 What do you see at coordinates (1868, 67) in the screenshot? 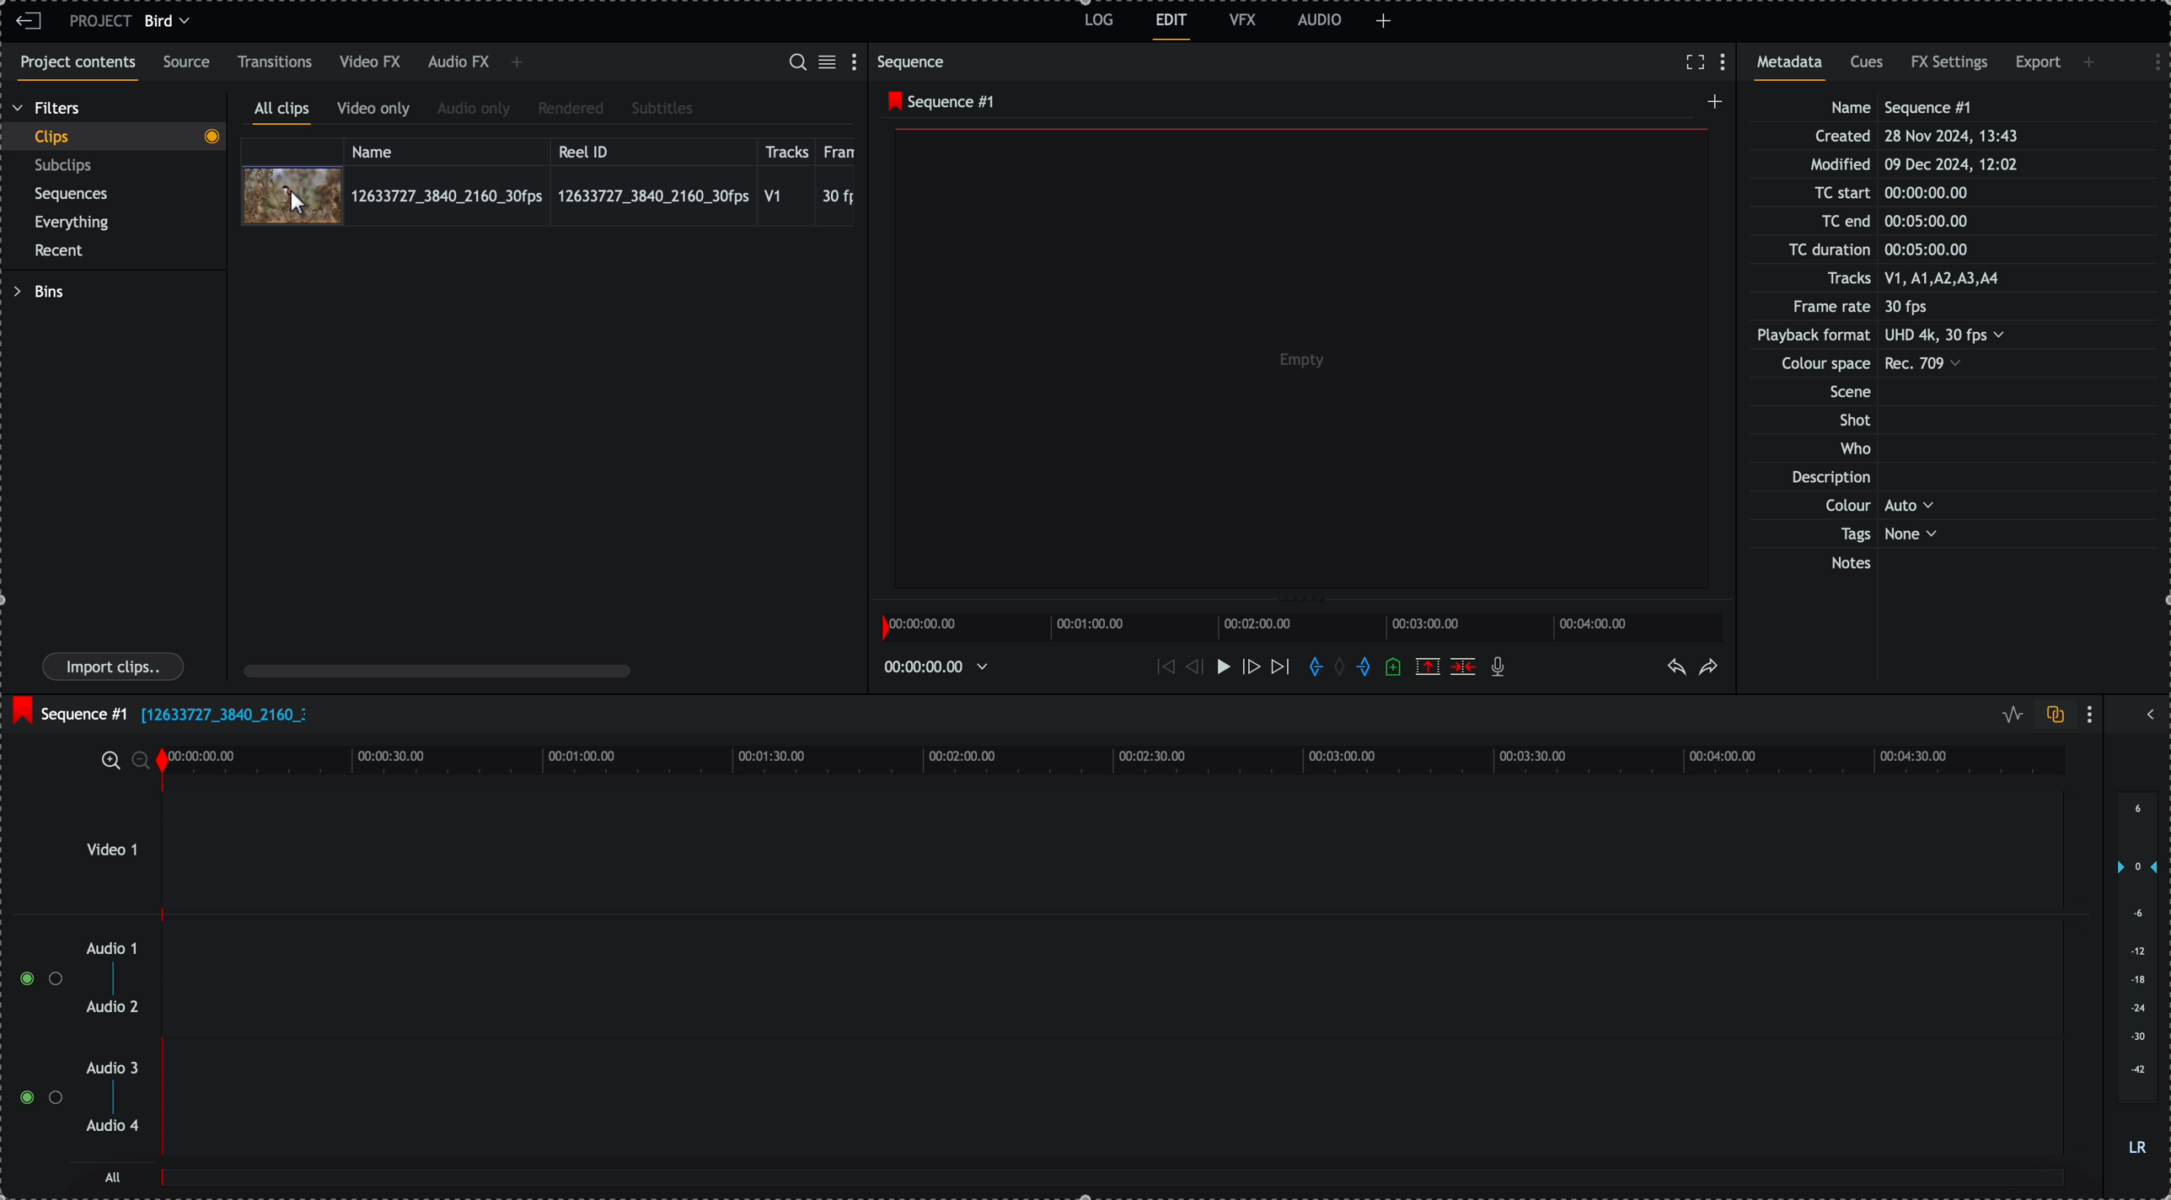
I see `cues` at bounding box center [1868, 67].